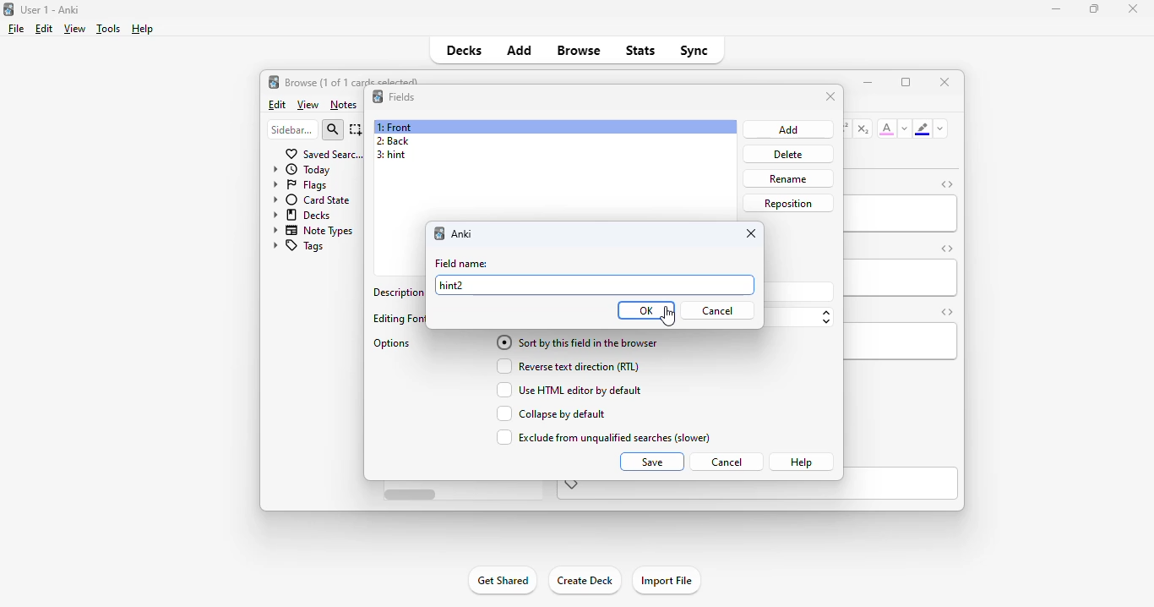  What do you see at coordinates (357, 129) in the screenshot?
I see `select` at bounding box center [357, 129].